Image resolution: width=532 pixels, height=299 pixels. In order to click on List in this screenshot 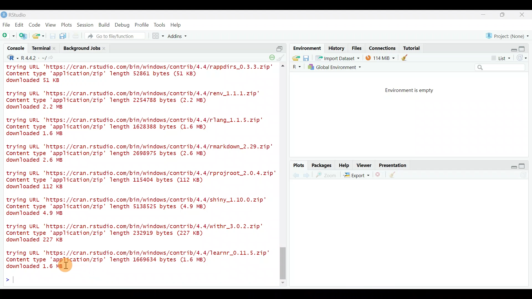, I will do `click(500, 58)`.